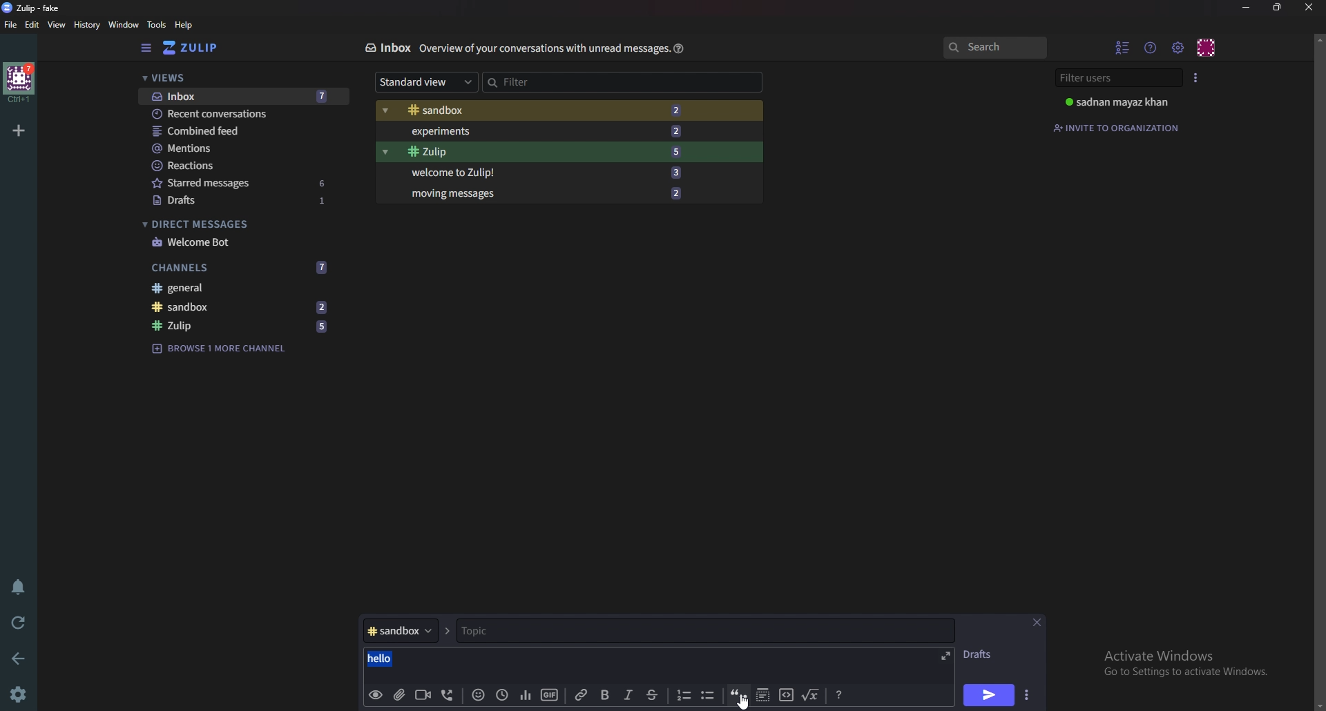  I want to click on back, so click(22, 656).